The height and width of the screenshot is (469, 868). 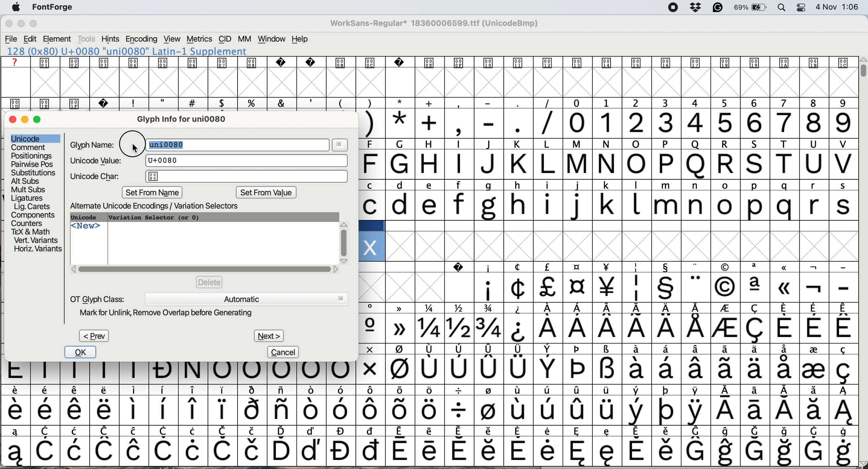 I want to click on next, so click(x=269, y=334).